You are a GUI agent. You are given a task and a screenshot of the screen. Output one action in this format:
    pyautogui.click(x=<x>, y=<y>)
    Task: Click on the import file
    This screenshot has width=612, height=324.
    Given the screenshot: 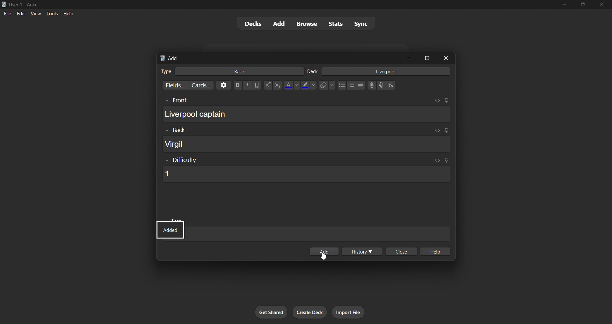 What is the action you would take?
    pyautogui.click(x=348, y=312)
    